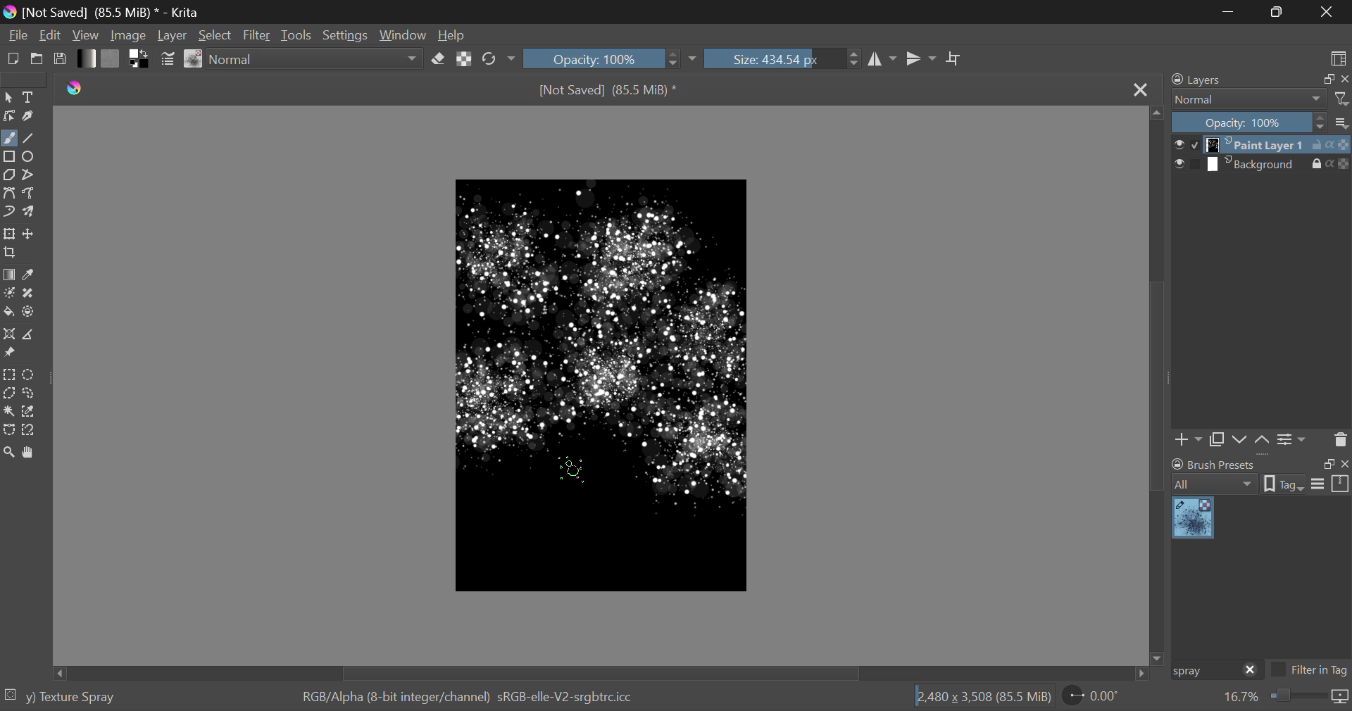  I want to click on Gradient, so click(87, 58).